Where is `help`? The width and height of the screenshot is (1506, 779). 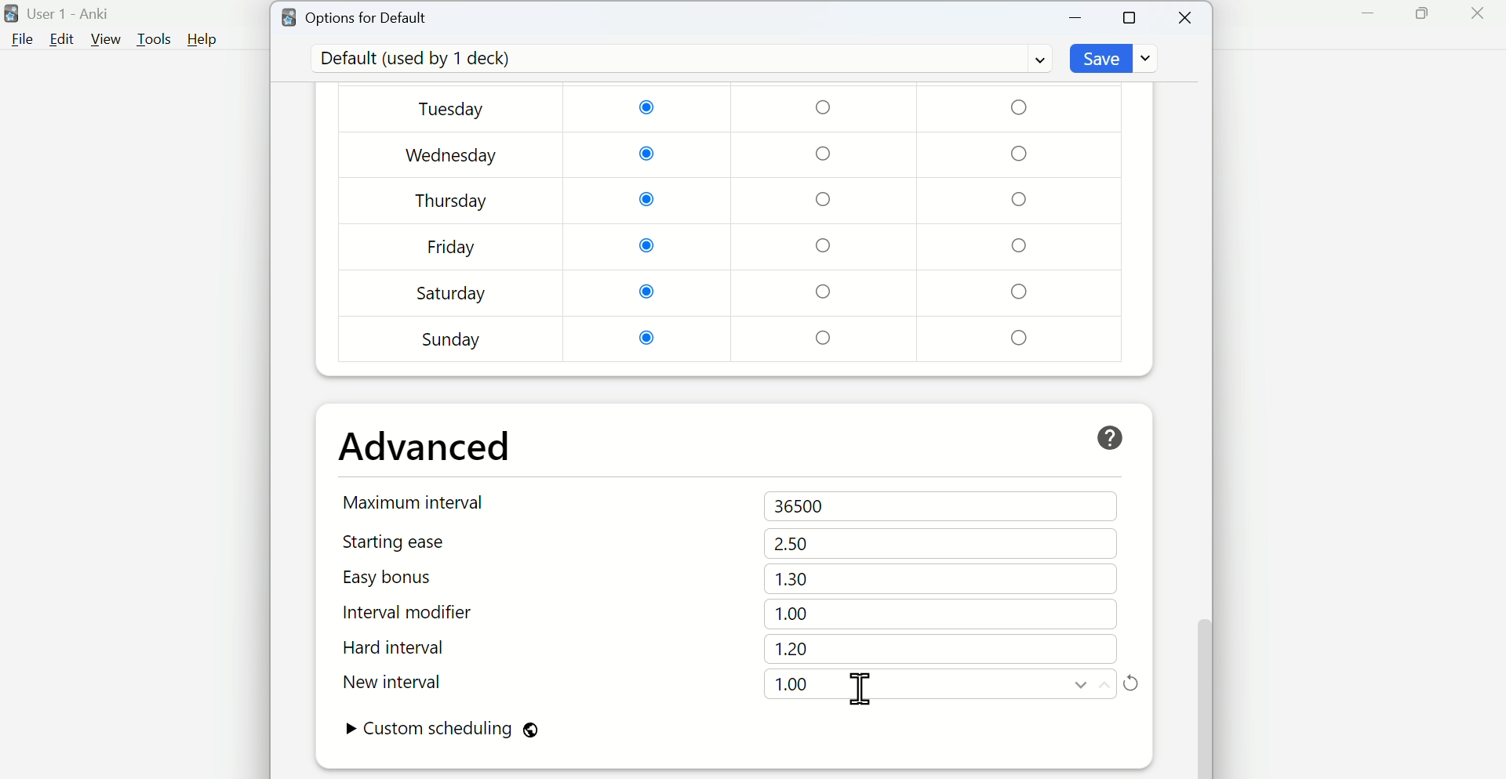
help is located at coordinates (1110, 438).